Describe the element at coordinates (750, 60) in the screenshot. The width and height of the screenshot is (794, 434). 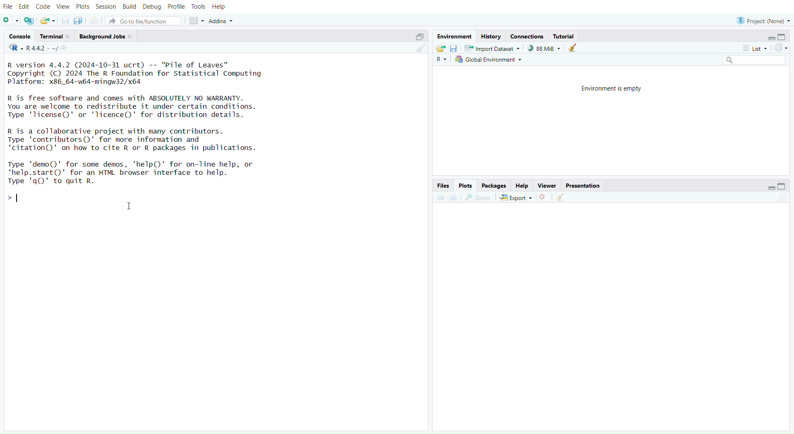
I see `search` at that location.